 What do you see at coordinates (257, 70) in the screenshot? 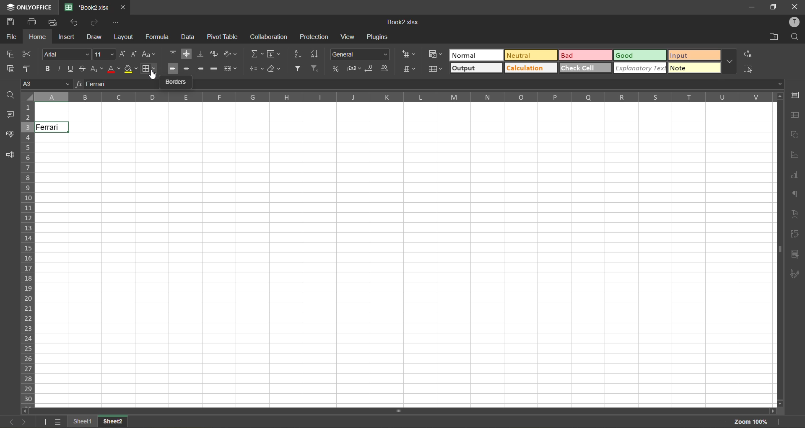
I see `named ranges` at bounding box center [257, 70].